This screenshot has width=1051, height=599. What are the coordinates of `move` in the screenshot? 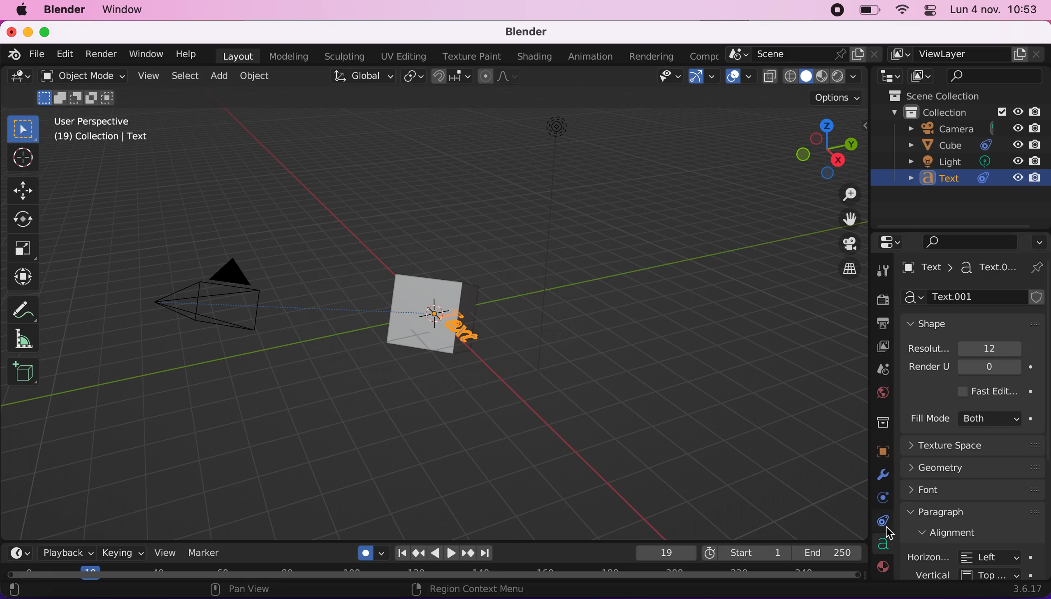 It's located at (28, 190).